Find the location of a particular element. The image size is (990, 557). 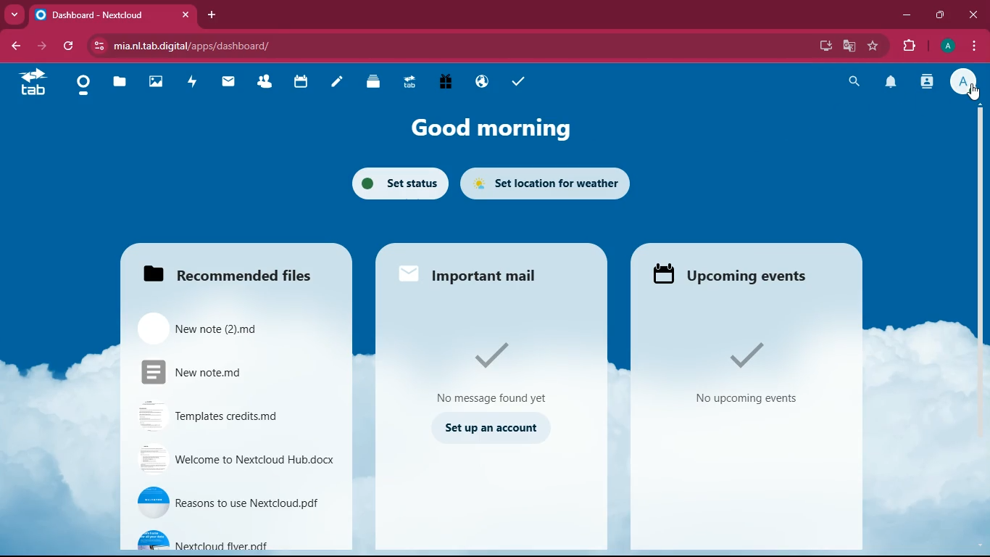

activity is located at coordinates (928, 83).